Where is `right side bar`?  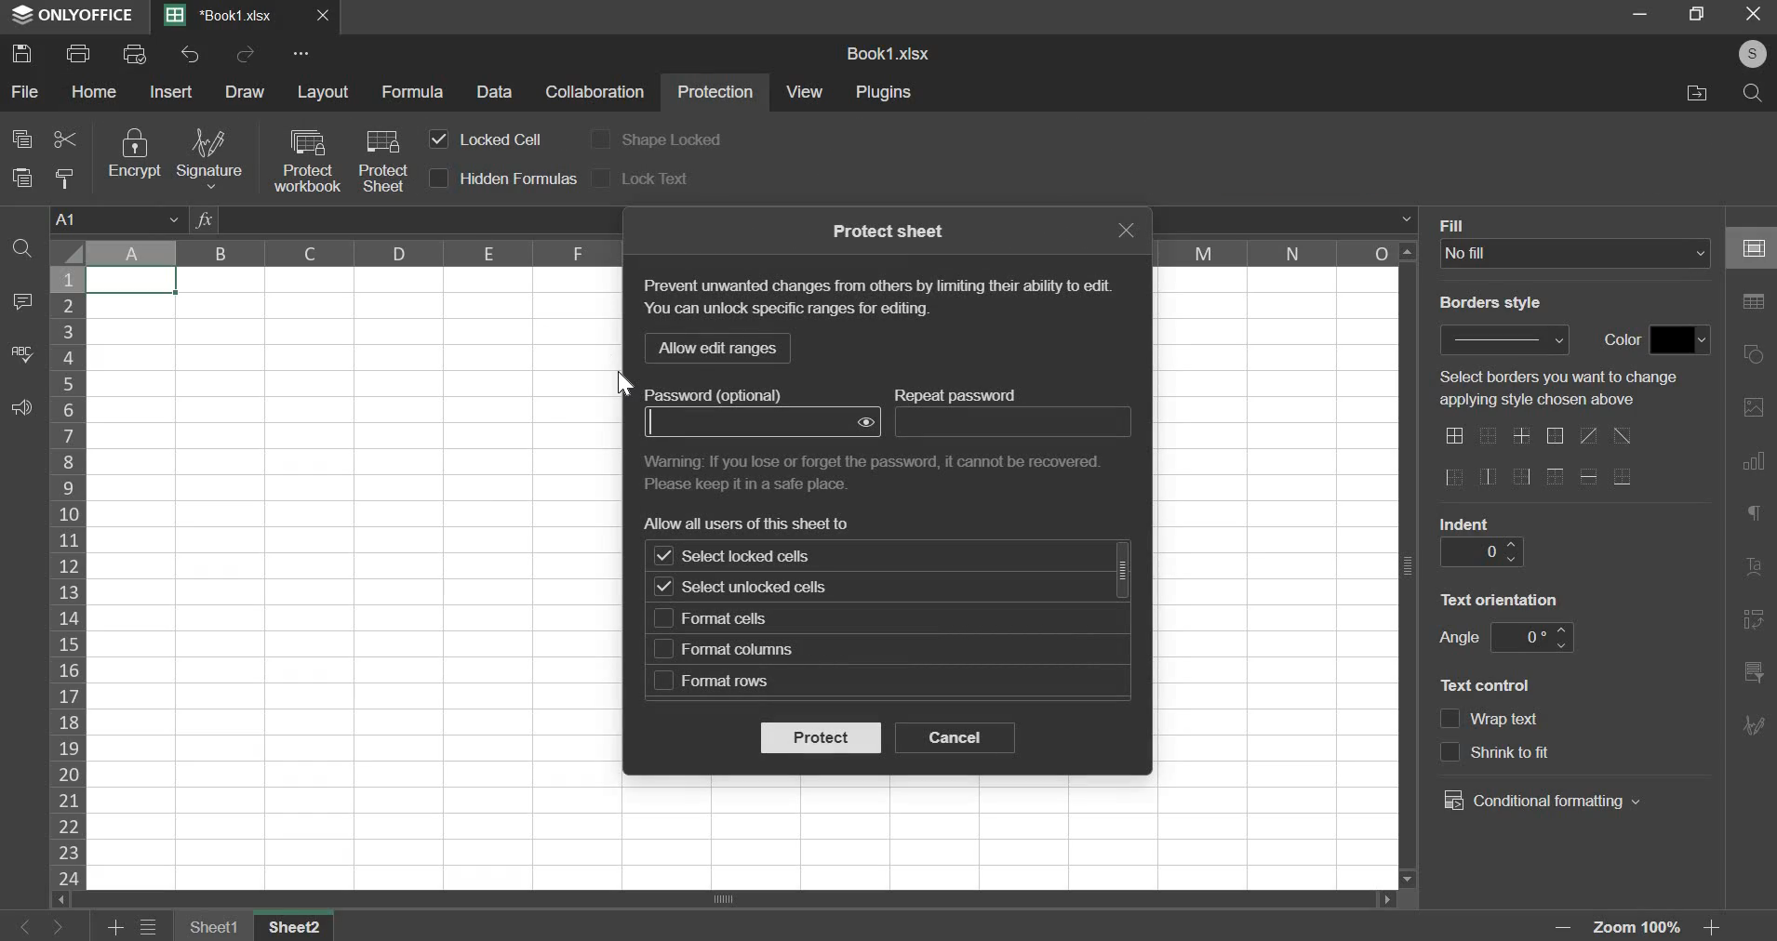 right side bar is located at coordinates (1753, 670).